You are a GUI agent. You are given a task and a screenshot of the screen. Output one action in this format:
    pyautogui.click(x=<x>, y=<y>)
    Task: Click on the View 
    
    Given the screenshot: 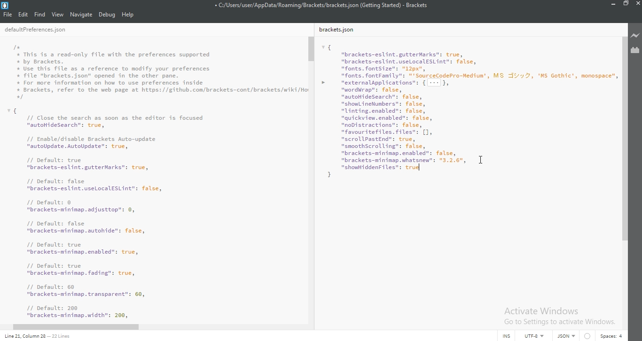 What is the action you would take?
    pyautogui.click(x=58, y=14)
    